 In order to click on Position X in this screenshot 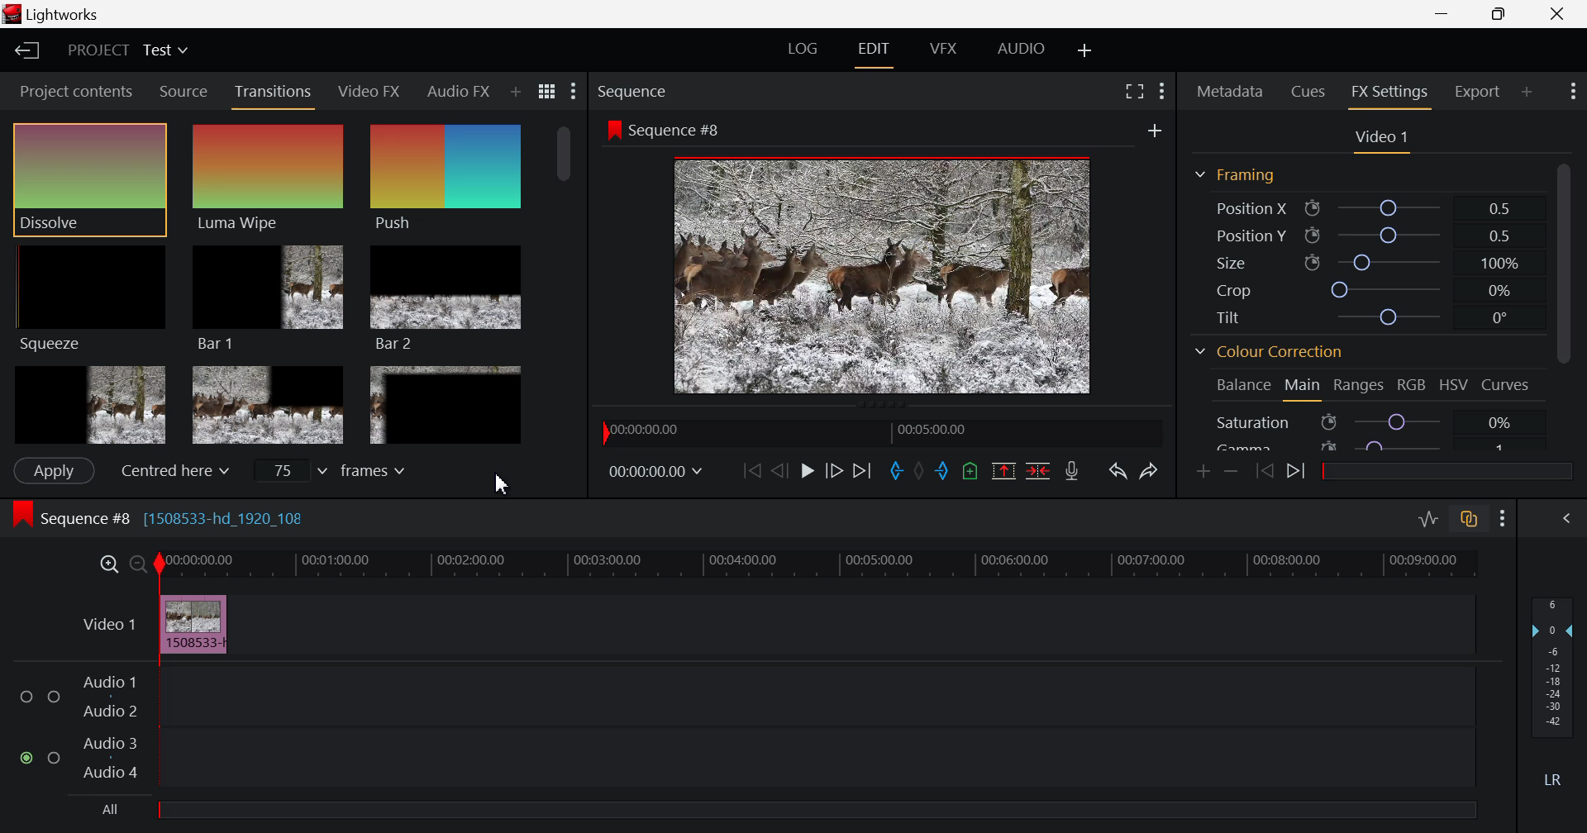, I will do `click(1364, 207)`.